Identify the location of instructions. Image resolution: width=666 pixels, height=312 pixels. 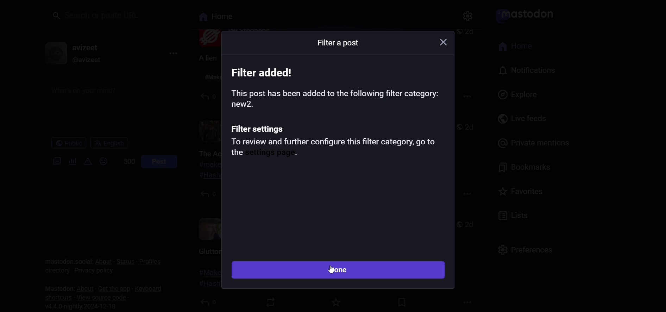
(335, 104).